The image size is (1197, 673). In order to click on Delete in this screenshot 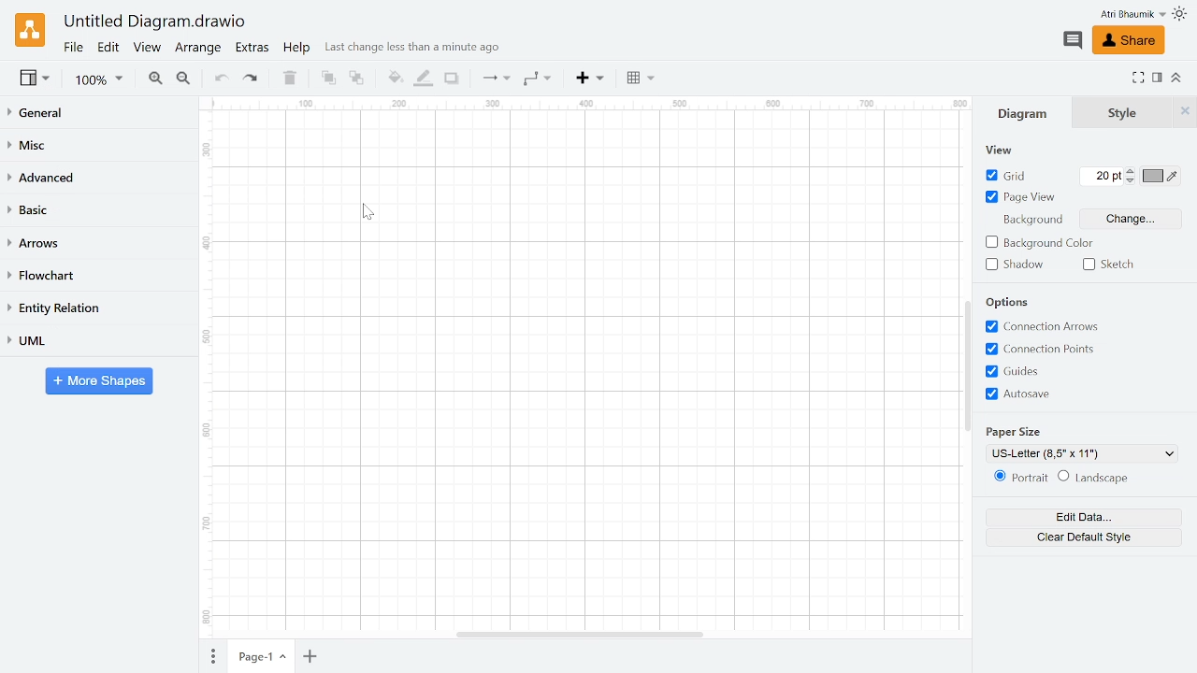, I will do `click(290, 79)`.